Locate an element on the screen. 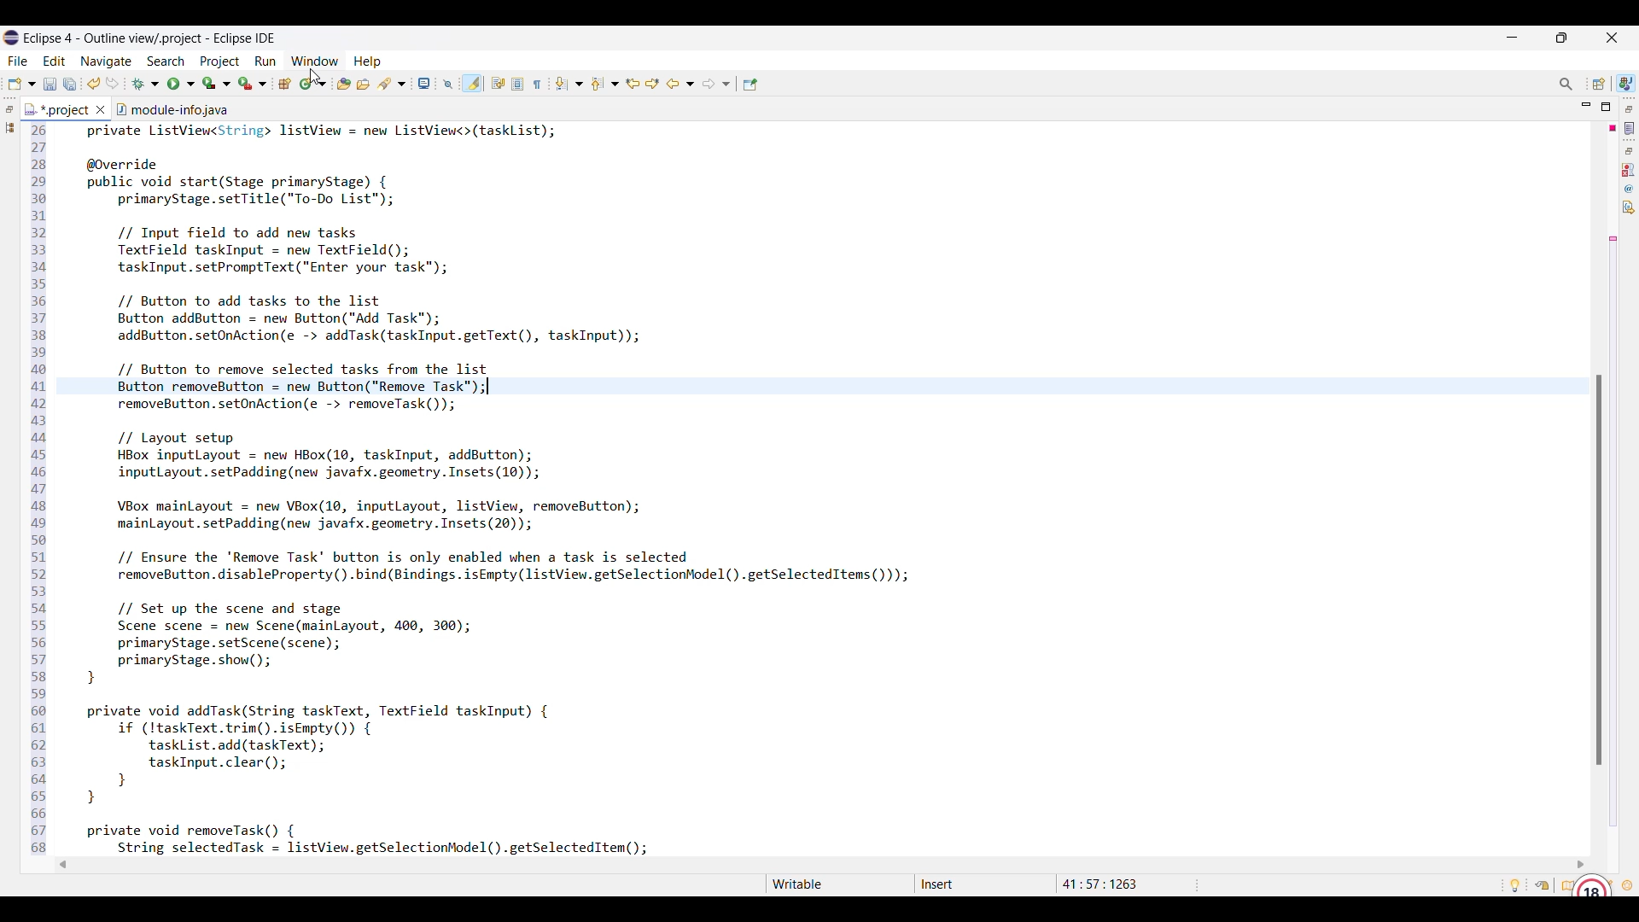  Javadoc is located at coordinates (1630, 189).